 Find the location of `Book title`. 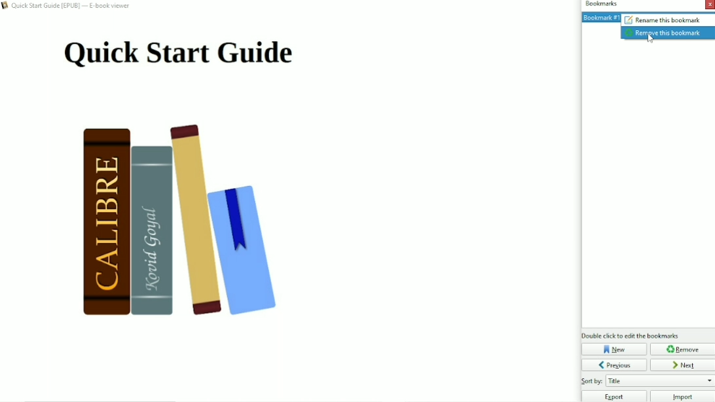

Book title is located at coordinates (73, 6).